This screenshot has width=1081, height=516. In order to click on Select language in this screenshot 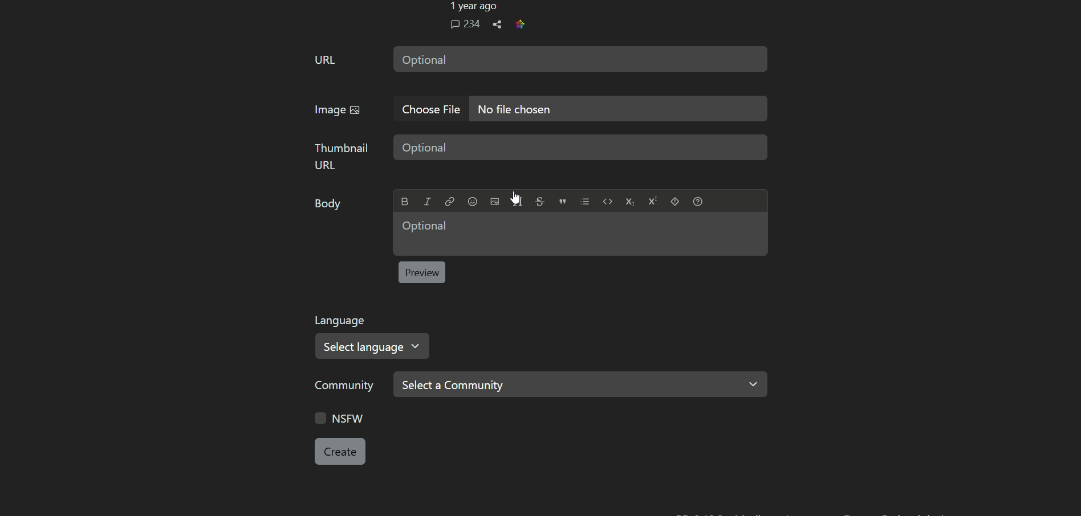, I will do `click(373, 346)`.